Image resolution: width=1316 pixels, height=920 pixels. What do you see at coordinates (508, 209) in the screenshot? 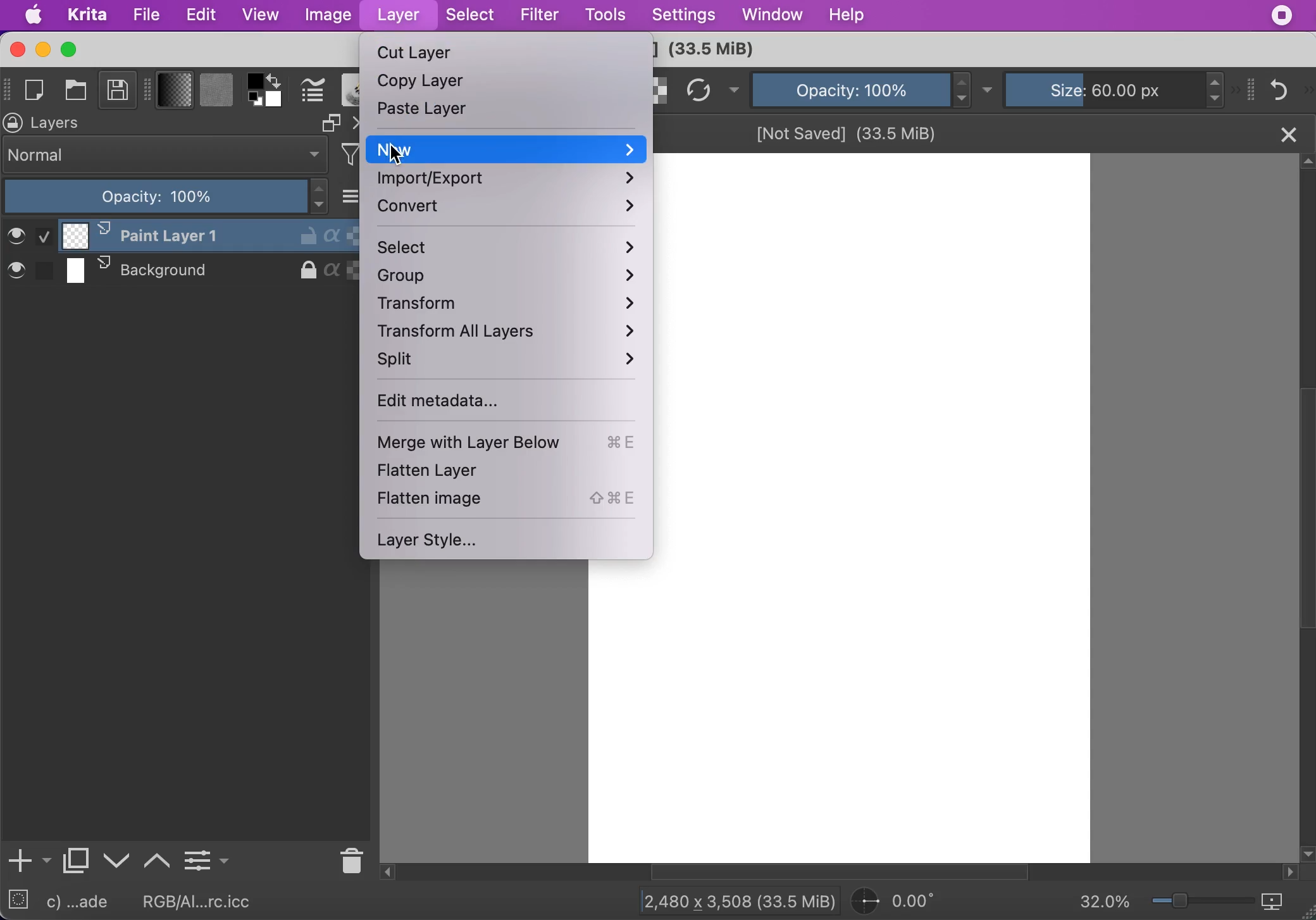
I see `convert` at bounding box center [508, 209].